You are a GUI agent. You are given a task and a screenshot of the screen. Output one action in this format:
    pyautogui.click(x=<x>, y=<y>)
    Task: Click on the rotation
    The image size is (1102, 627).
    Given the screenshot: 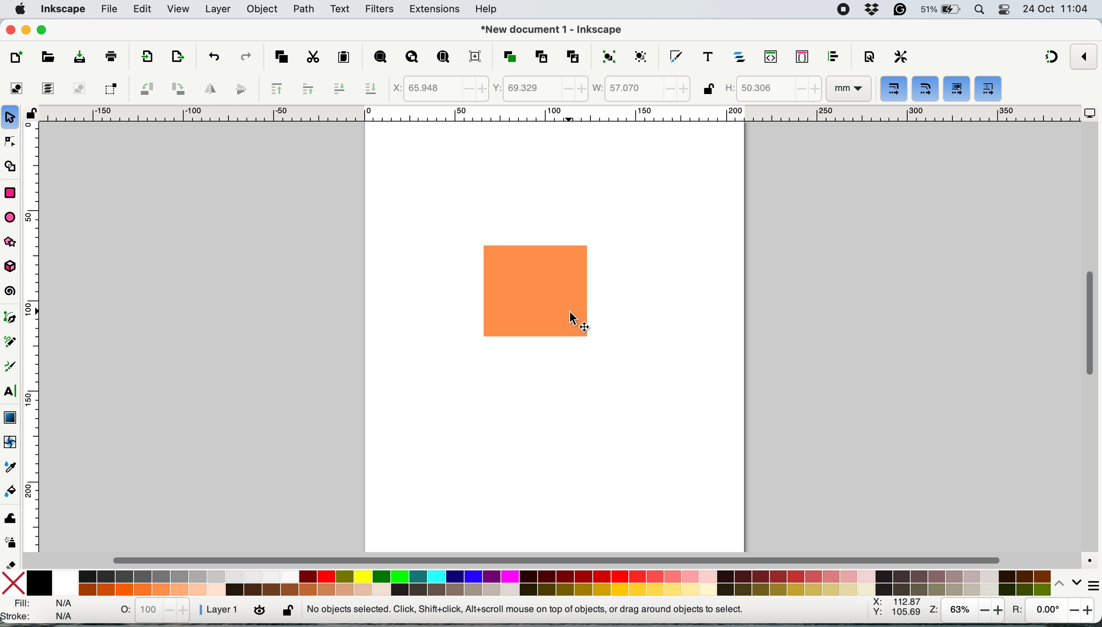 What is the action you would take?
    pyautogui.click(x=1051, y=612)
    